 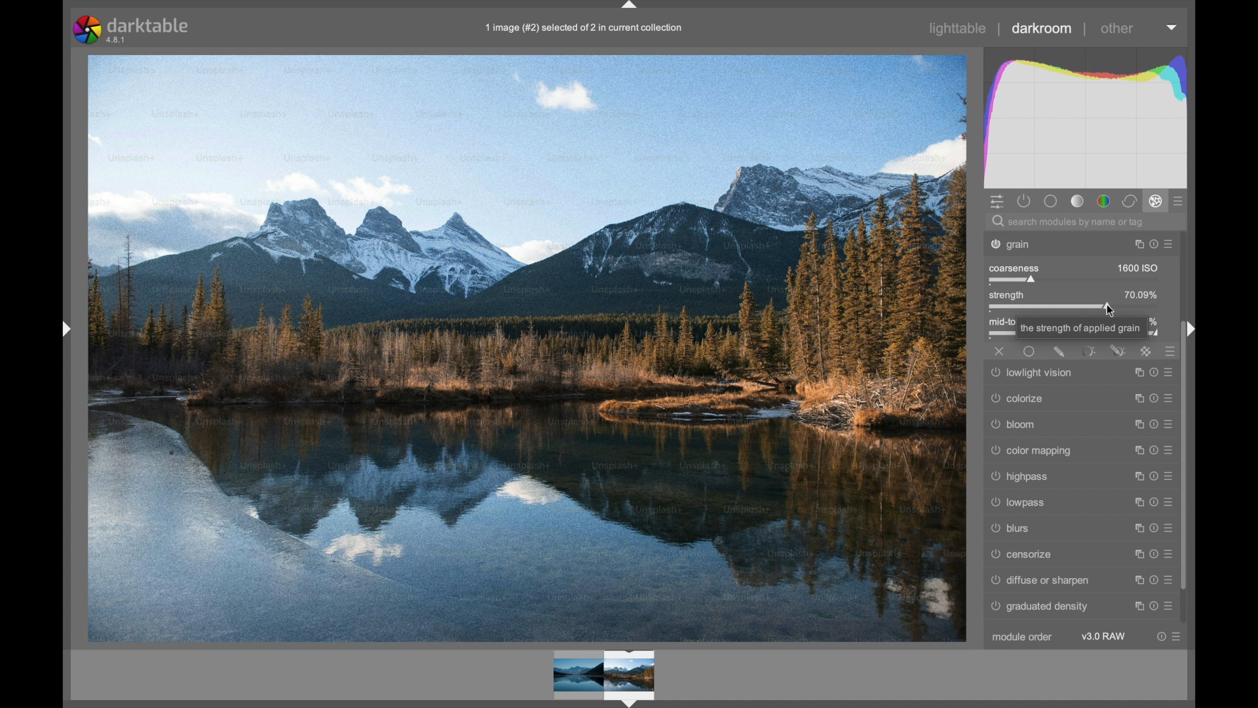 What do you see at coordinates (1135, 581) in the screenshot?
I see `instance` at bounding box center [1135, 581].